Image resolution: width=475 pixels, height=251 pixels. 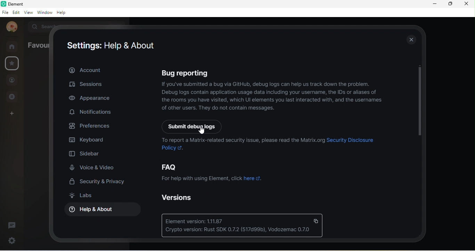 What do you see at coordinates (317, 221) in the screenshot?
I see `copy` at bounding box center [317, 221].